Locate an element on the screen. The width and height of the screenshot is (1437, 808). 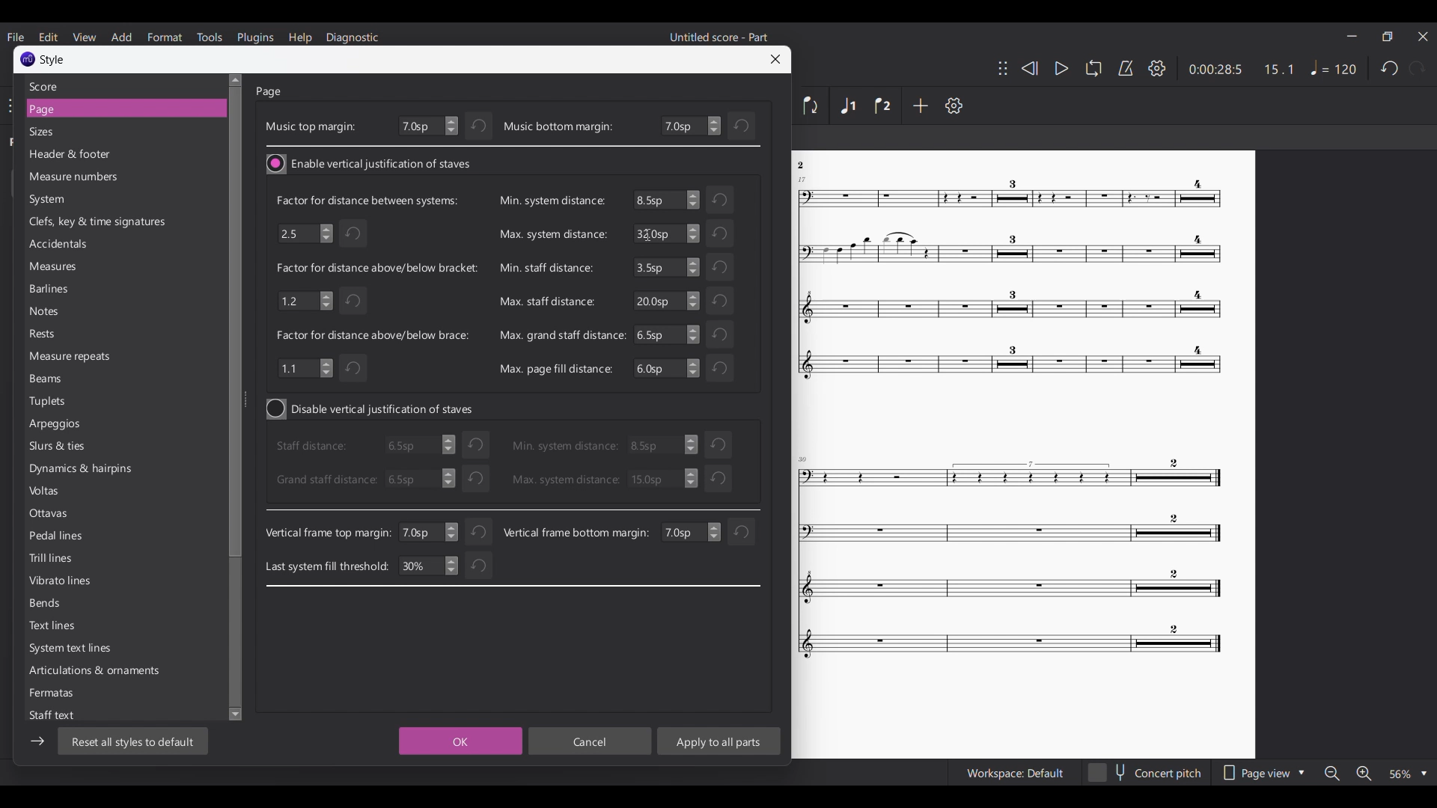
System text line is located at coordinates (75, 650).